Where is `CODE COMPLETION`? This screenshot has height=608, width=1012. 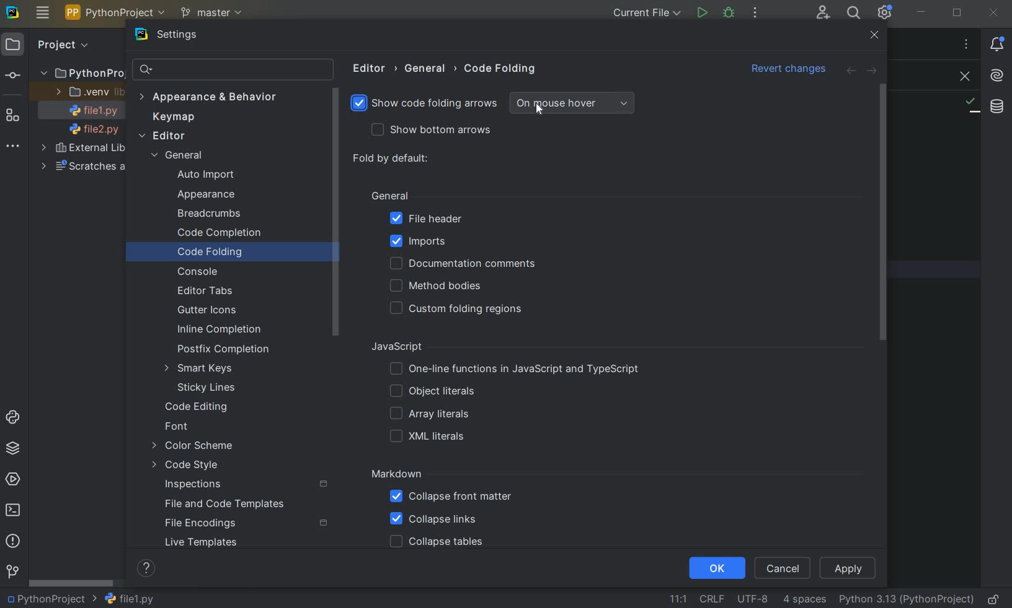 CODE COMPLETION is located at coordinates (219, 233).